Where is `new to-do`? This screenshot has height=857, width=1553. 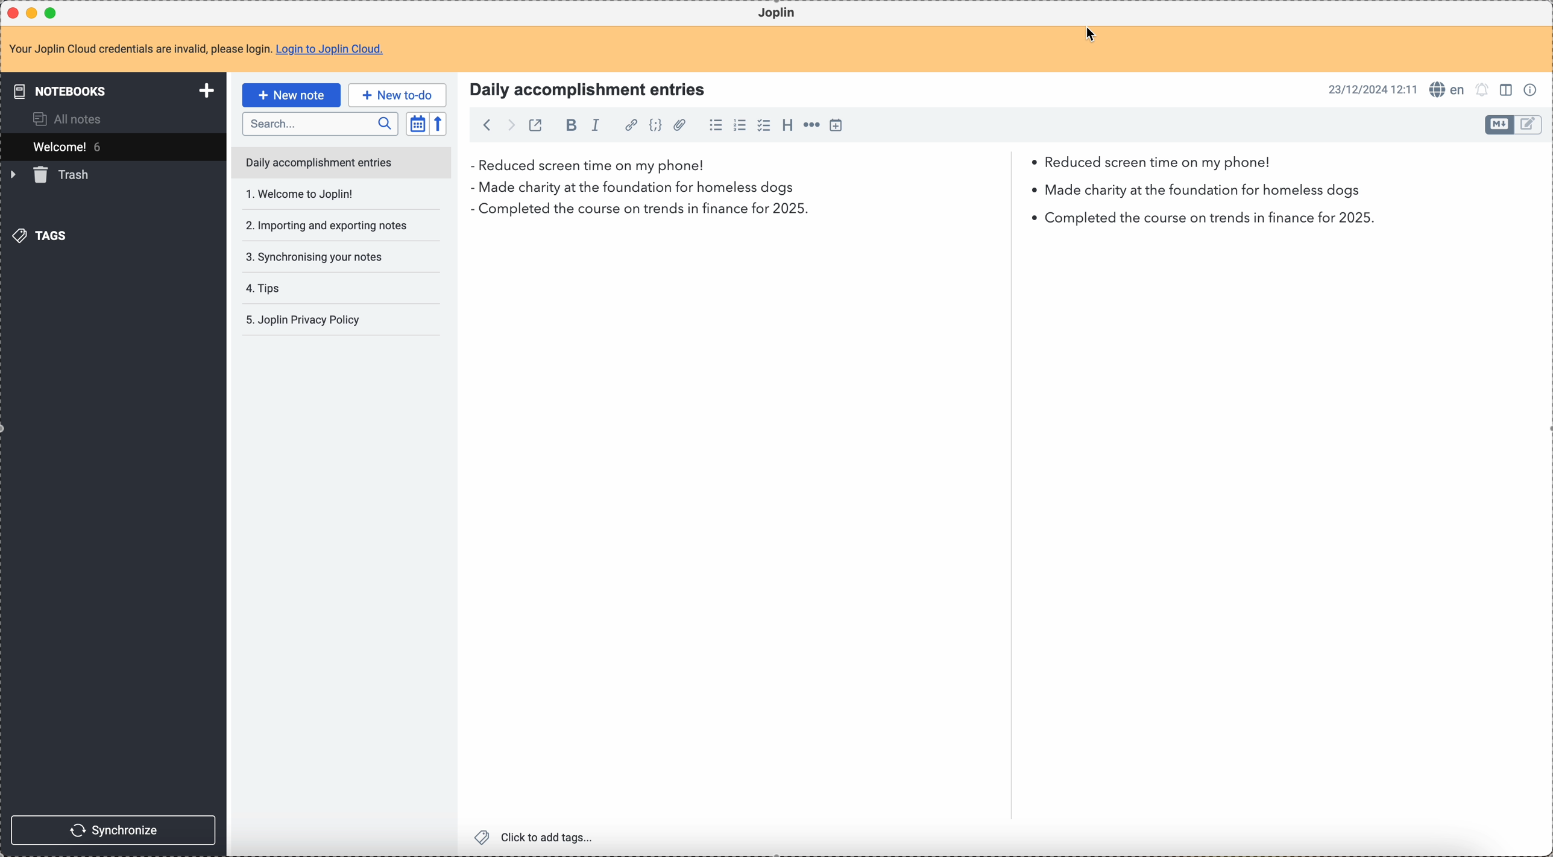
new to-do is located at coordinates (398, 94).